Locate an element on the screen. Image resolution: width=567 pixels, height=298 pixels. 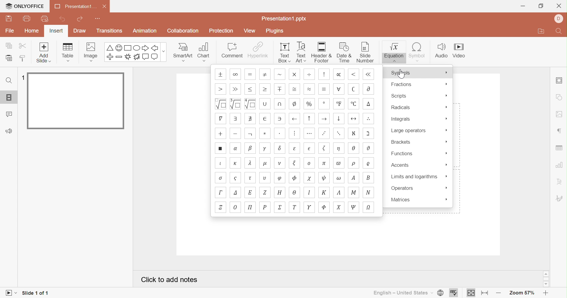
Brackets is located at coordinates (418, 142).